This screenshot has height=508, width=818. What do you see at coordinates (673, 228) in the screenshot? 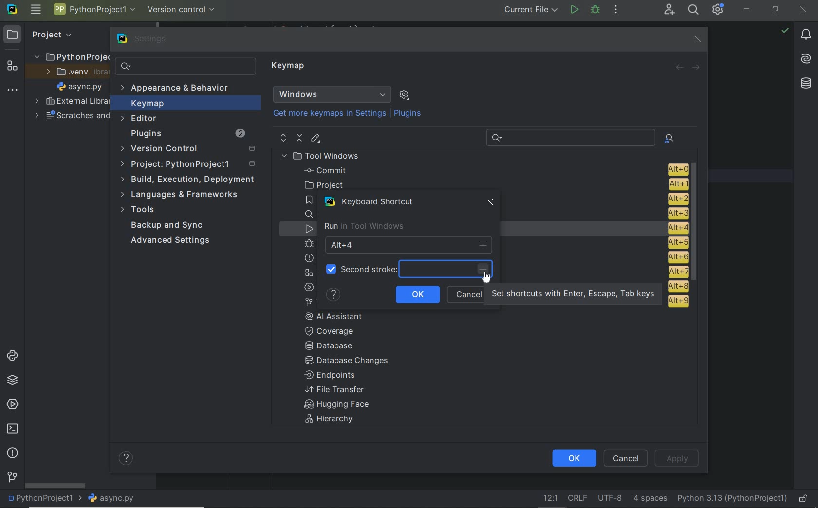
I see `alt + 4` at bounding box center [673, 228].